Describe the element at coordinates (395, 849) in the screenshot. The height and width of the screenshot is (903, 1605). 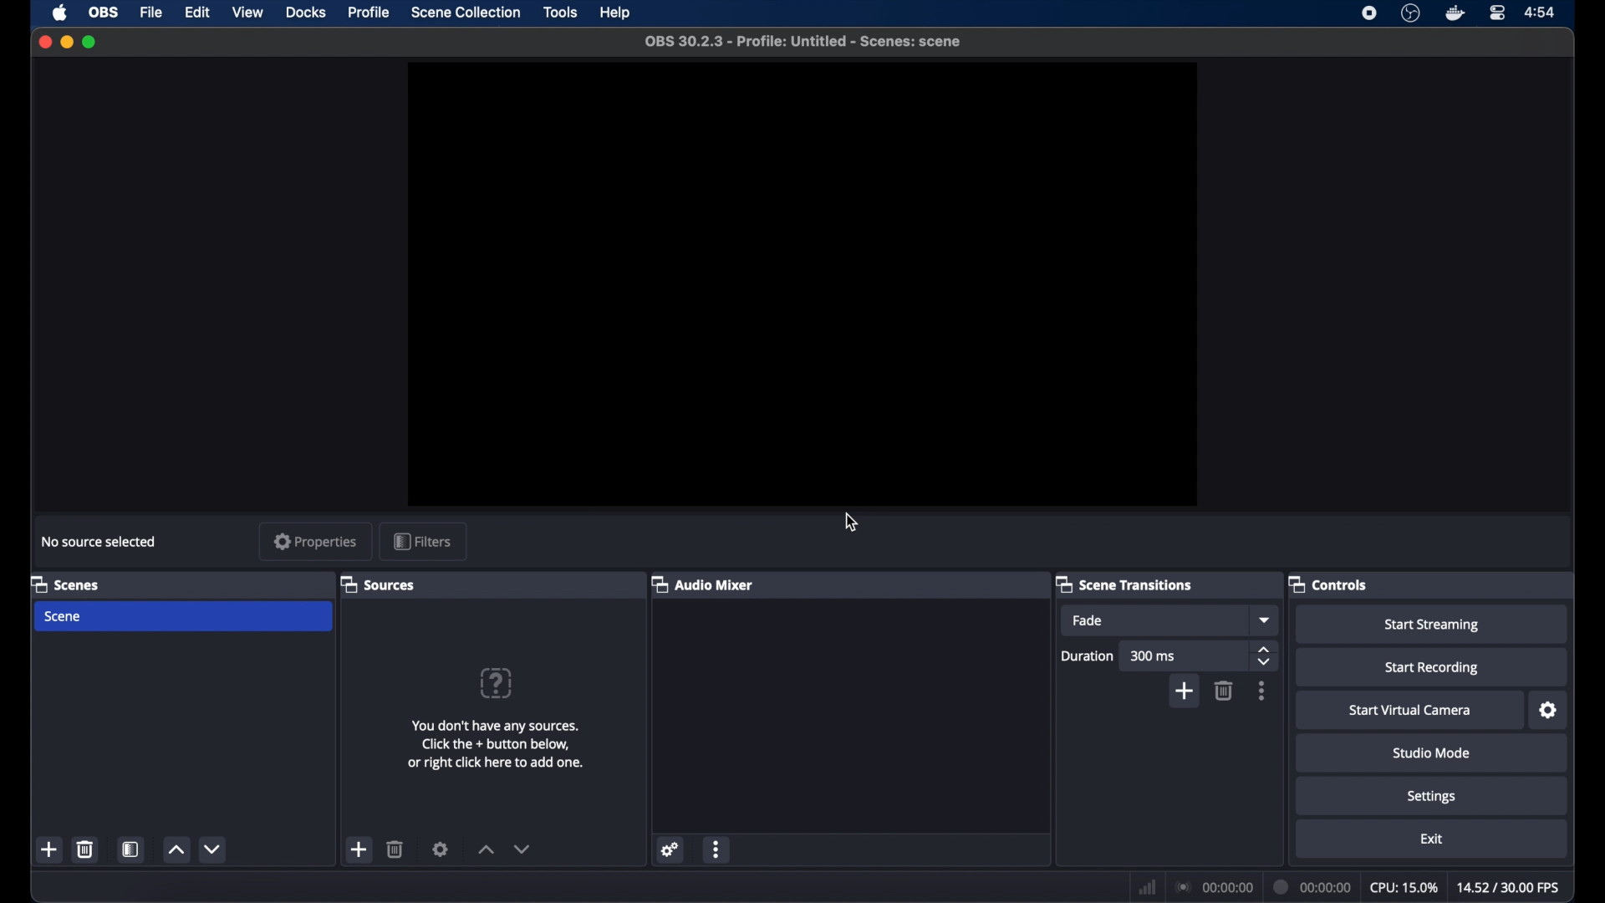
I see `trash` at that location.